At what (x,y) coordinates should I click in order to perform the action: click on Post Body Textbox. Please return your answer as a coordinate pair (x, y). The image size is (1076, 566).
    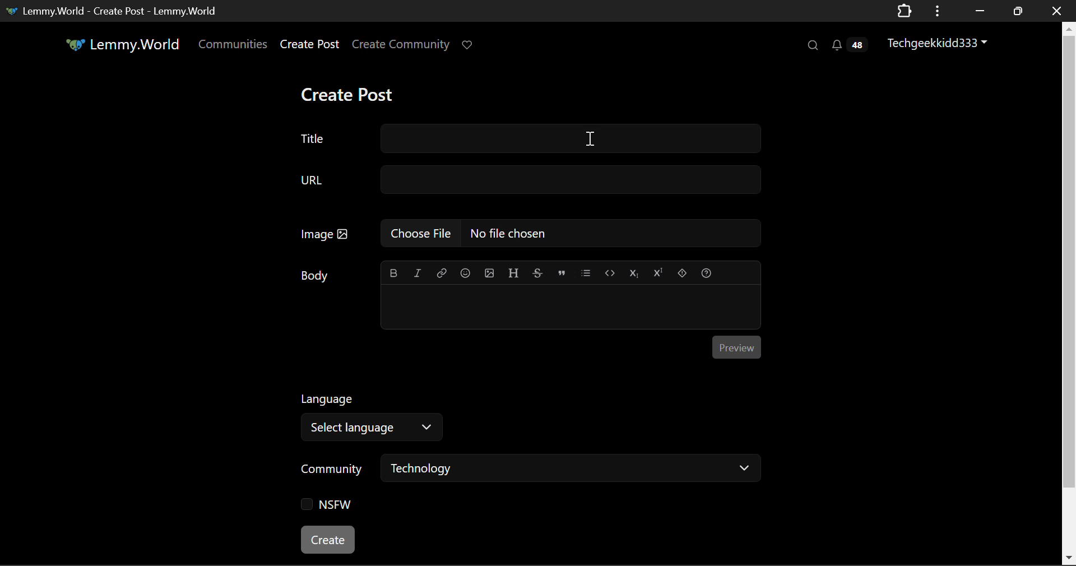
    Looking at the image, I should click on (566, 305).